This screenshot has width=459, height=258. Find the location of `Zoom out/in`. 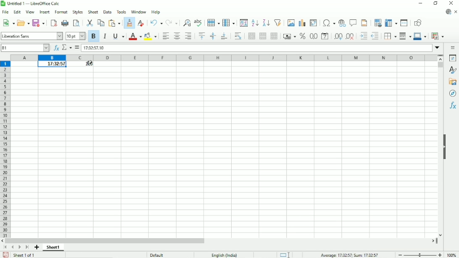

Zoom out/in is located at coordinates (419, 254).